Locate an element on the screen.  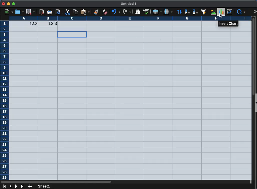
close is located at coordinates (3, 3).